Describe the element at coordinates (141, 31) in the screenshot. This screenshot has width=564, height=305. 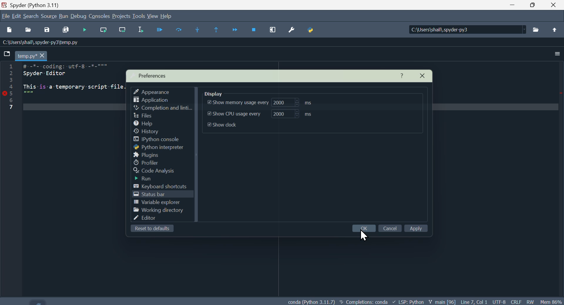
I see `Run selection` at that location.